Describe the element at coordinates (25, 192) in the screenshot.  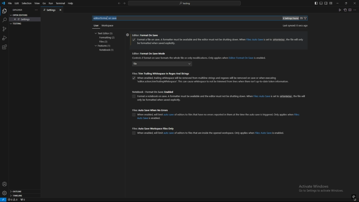
I see `outline` at that location.